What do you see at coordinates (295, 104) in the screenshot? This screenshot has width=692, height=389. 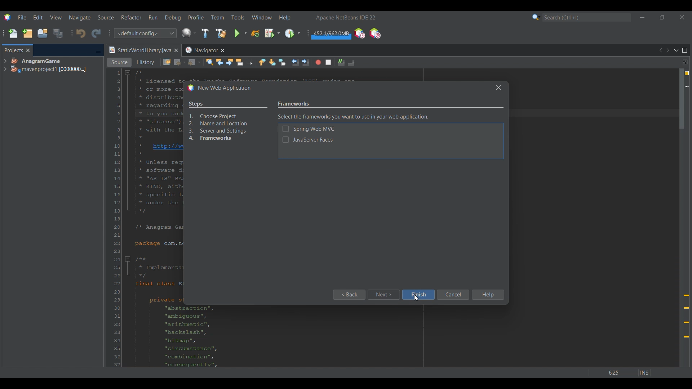 I see `Setting name` at bounding box center [295, 104].